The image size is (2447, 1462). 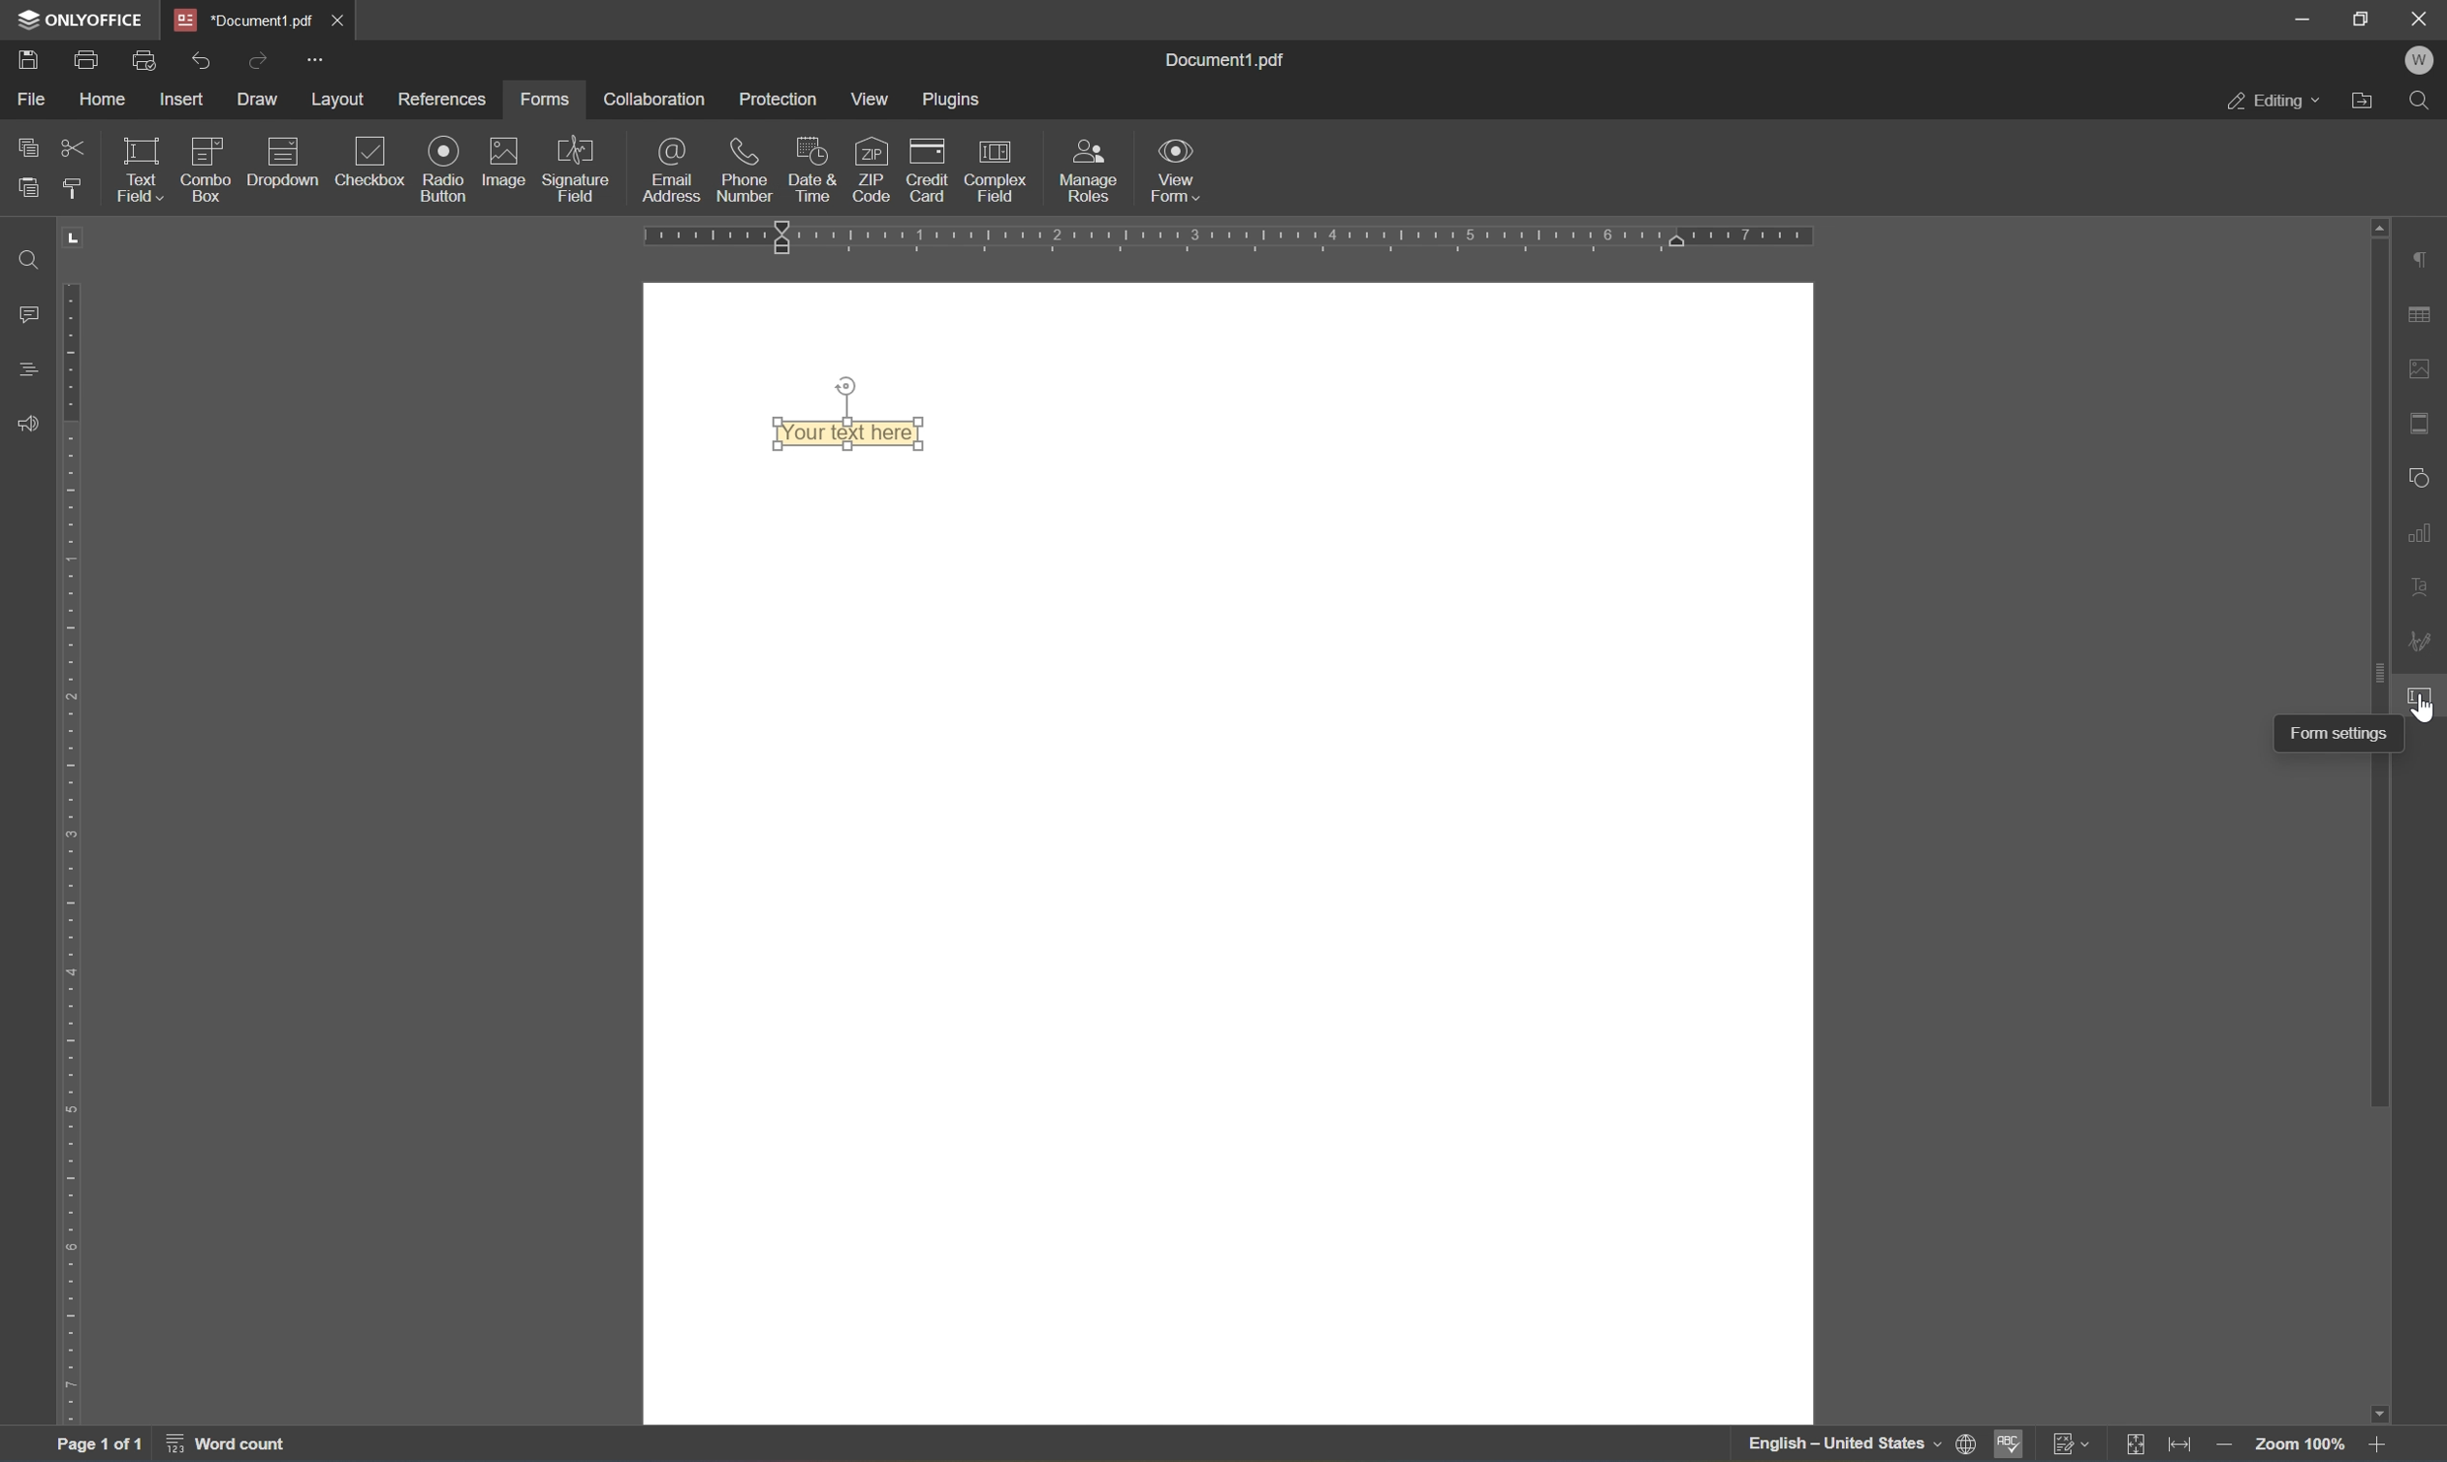 What do you see at coordinates (2139, 1443) in the screenshot?
I see `fit to page` at bounding box center [2139, 1443].